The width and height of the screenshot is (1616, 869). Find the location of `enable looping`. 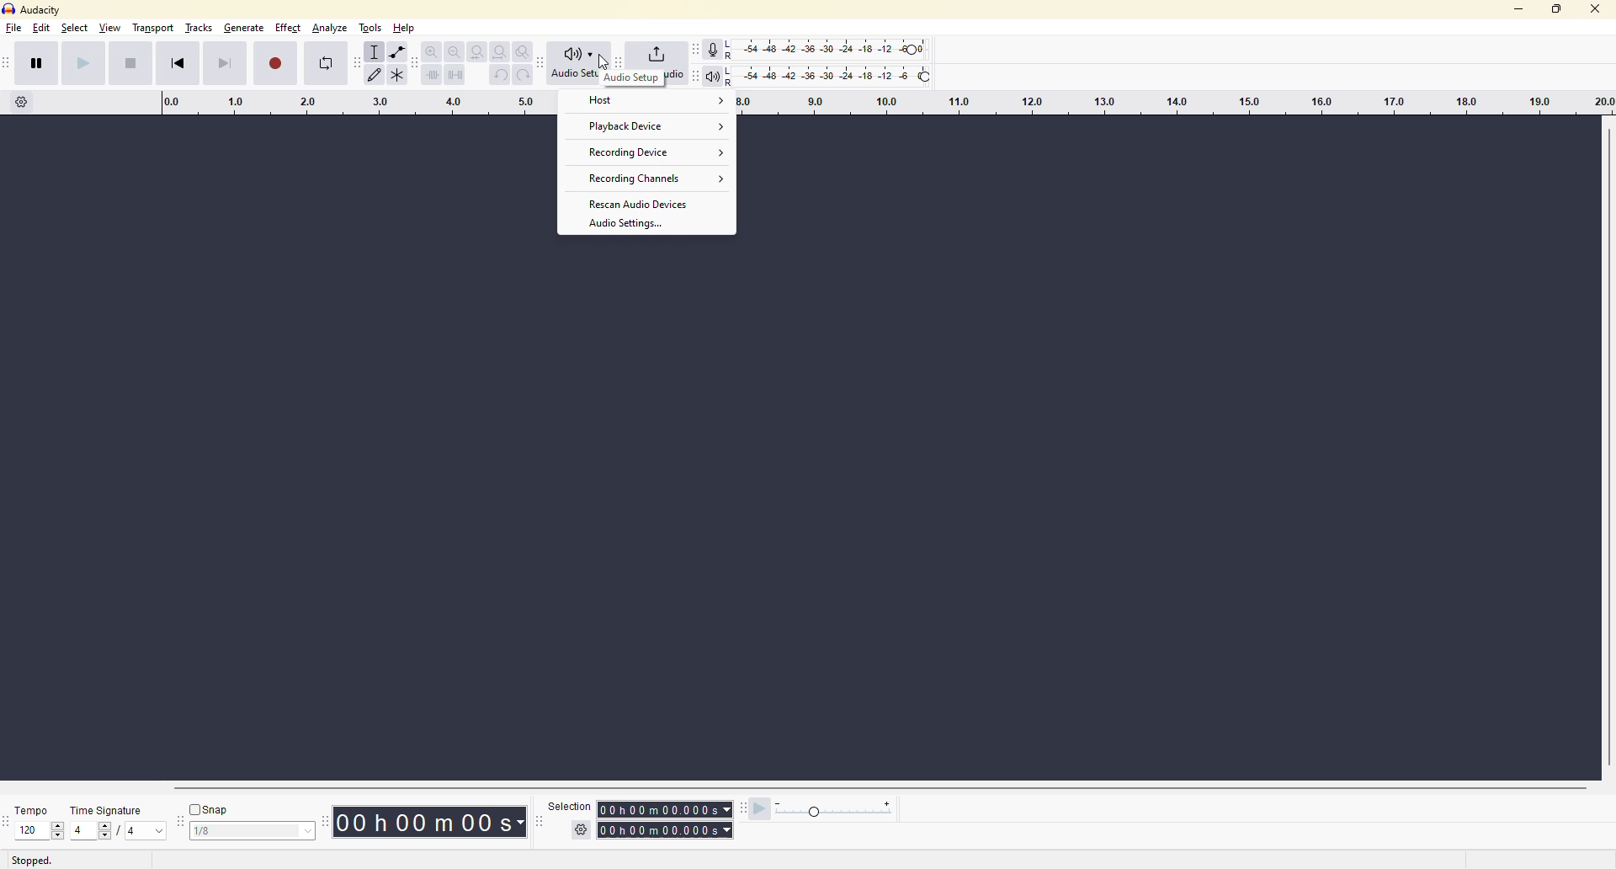

enable looping is located at coordinates (323, 64).